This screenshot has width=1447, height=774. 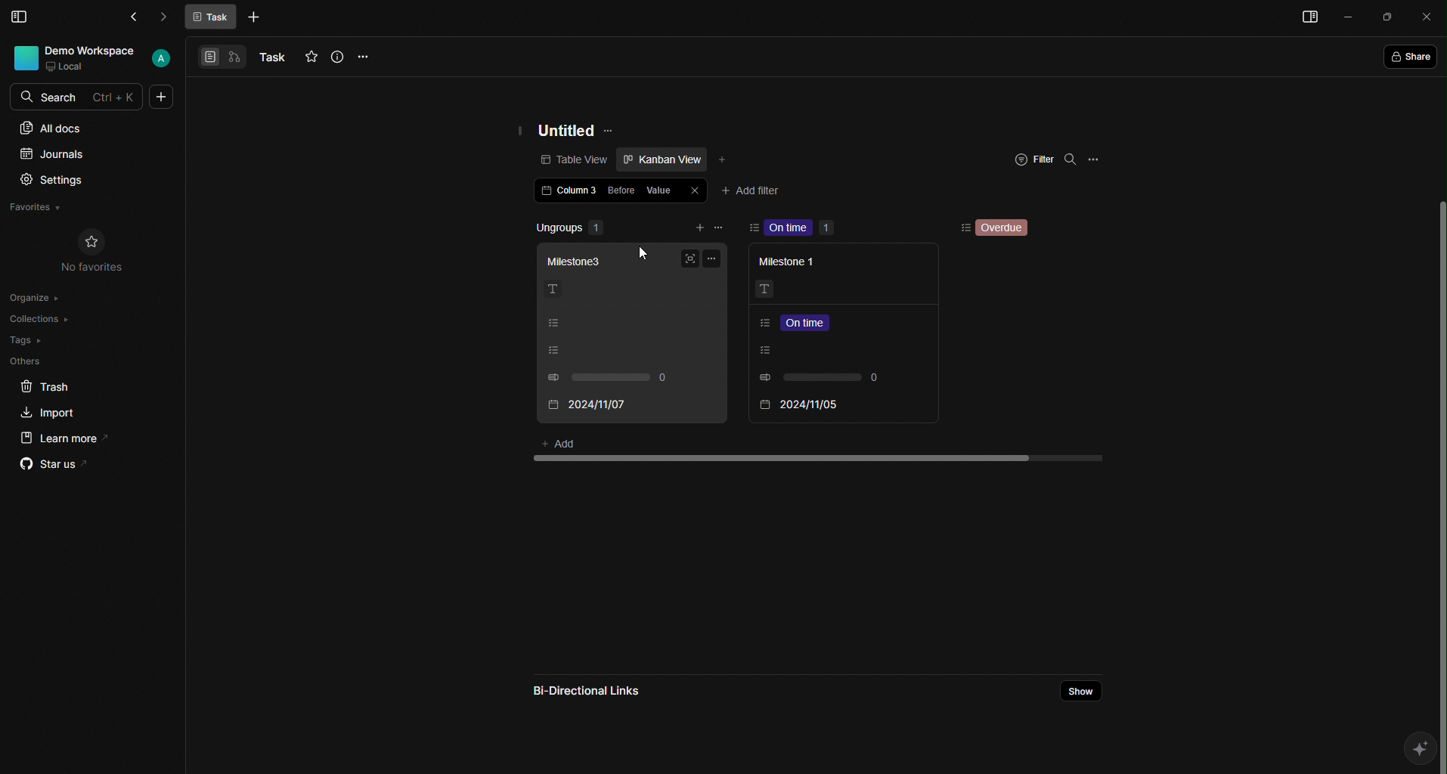 I want to click on Favorites, so click(x=37, y=206).